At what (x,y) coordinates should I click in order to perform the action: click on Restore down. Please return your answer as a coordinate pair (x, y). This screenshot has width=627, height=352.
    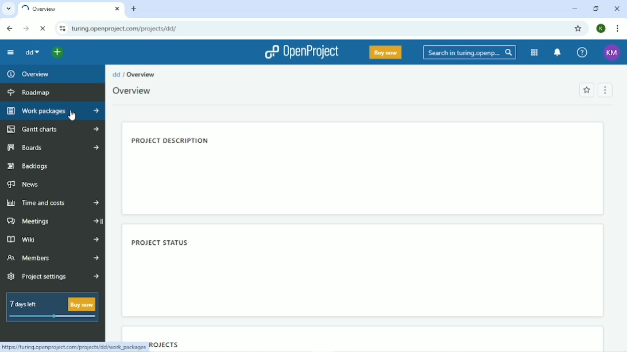
    Looking at the image, I should click on (594, 9).